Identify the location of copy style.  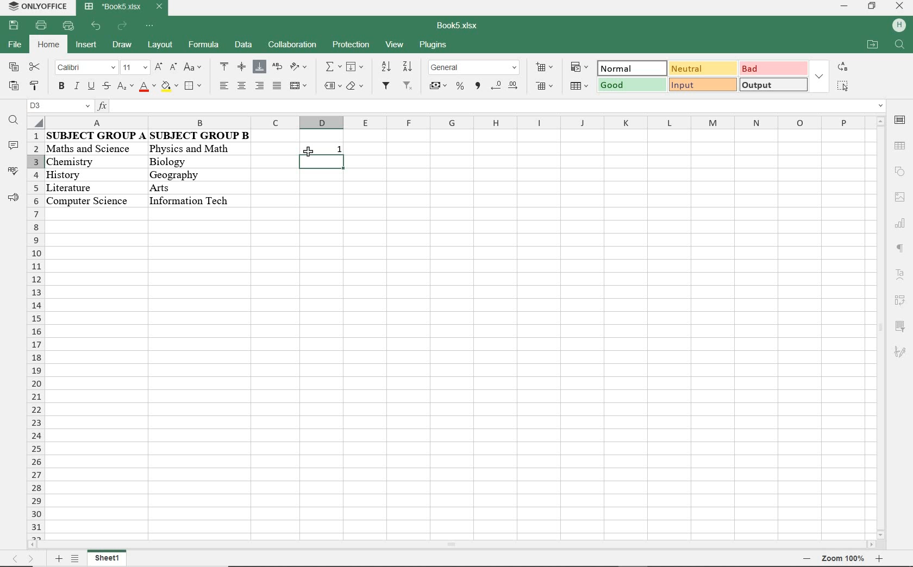
(34, 87).